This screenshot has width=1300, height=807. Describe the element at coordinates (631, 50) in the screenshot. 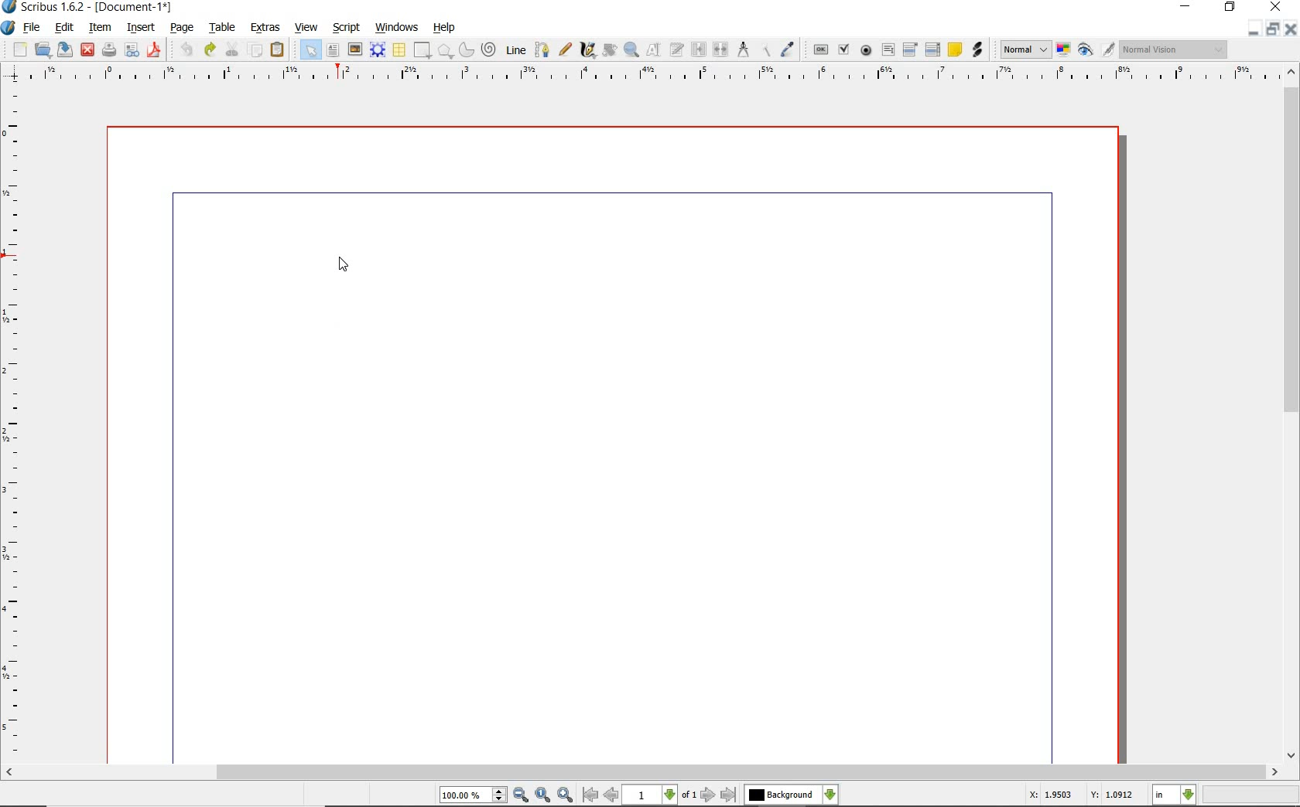

I see `zoom in or out` at that location.